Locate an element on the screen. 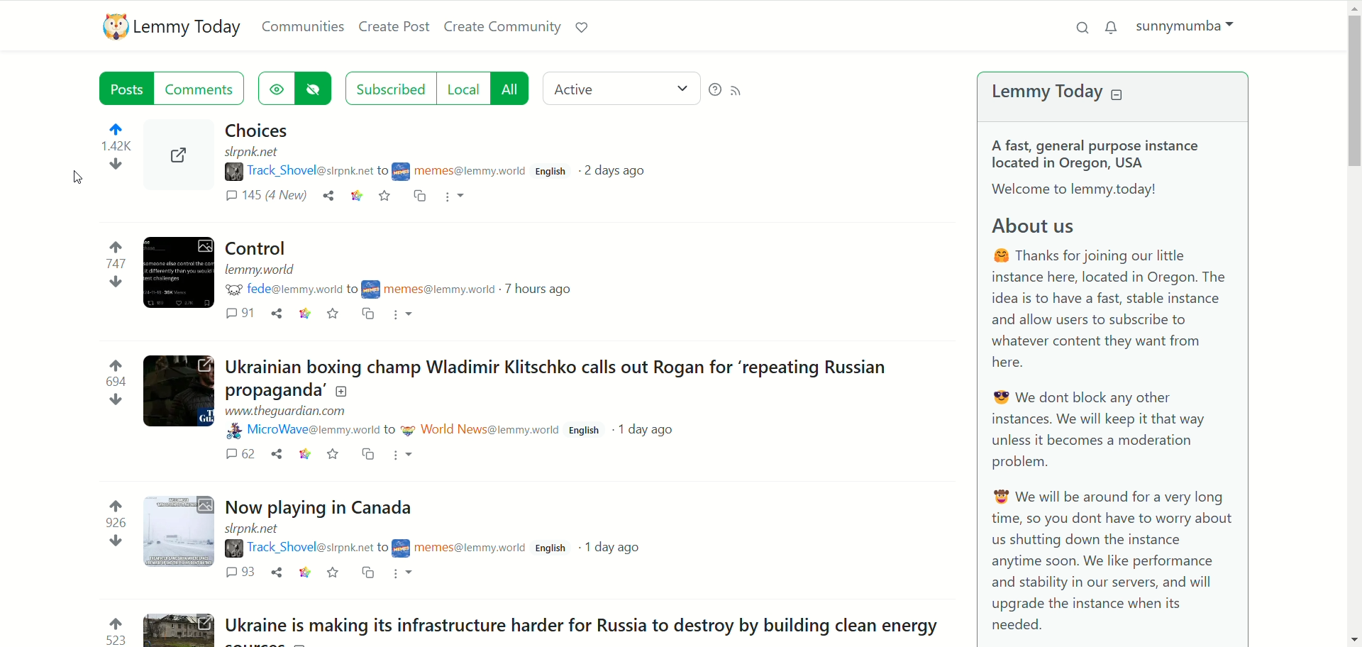  Post - Ukraine is making its infrastructure harder for Russia to destroy by building clean energy is located at coordinates (590, 626).